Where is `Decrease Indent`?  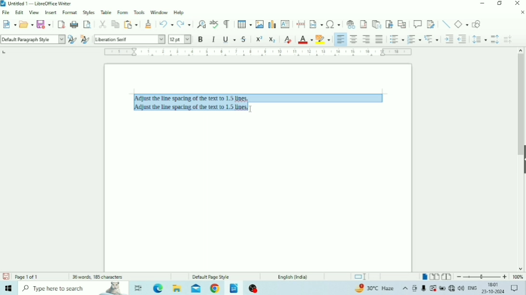 Decrease Indent is located at coordinates (462, 39).